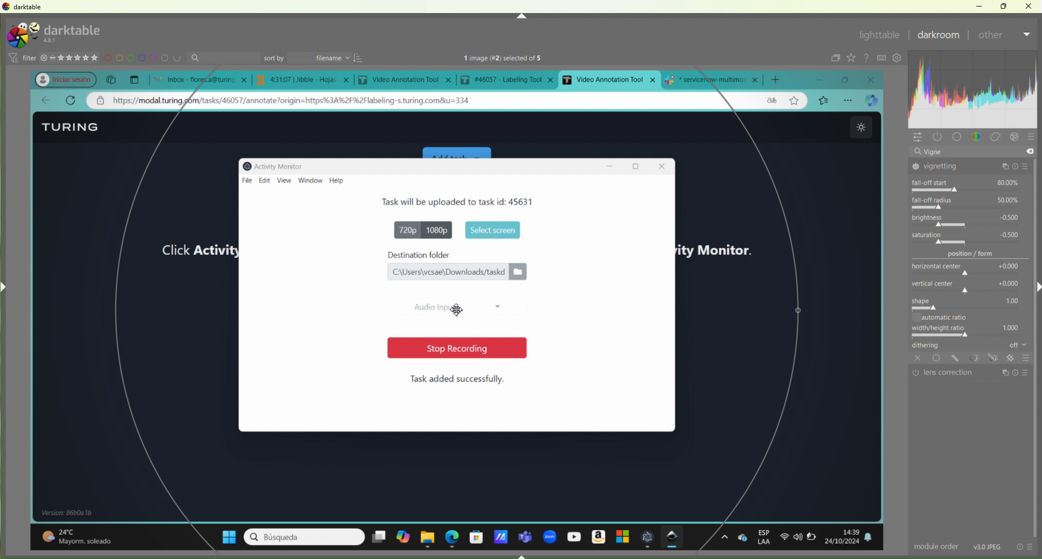 This screenshot has height=559, width=1042. What do you see at coordinates (21, 58) in the screenshot?
I see `filter` at bounding box center [21, 58].